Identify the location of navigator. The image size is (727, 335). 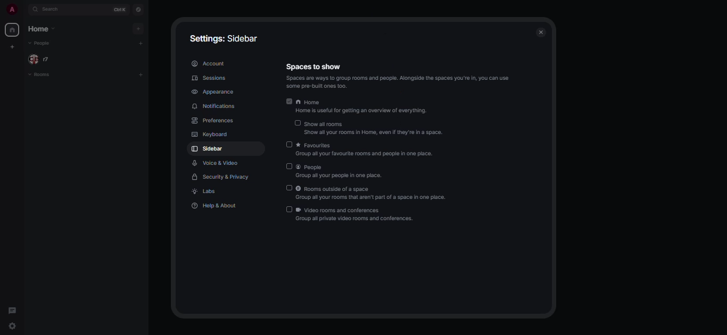
(139, 9).